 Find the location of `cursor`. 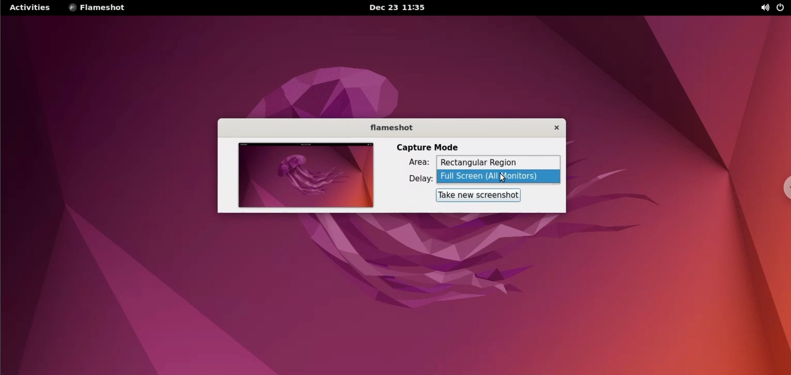

cursor is located at coordinates (504, 179).